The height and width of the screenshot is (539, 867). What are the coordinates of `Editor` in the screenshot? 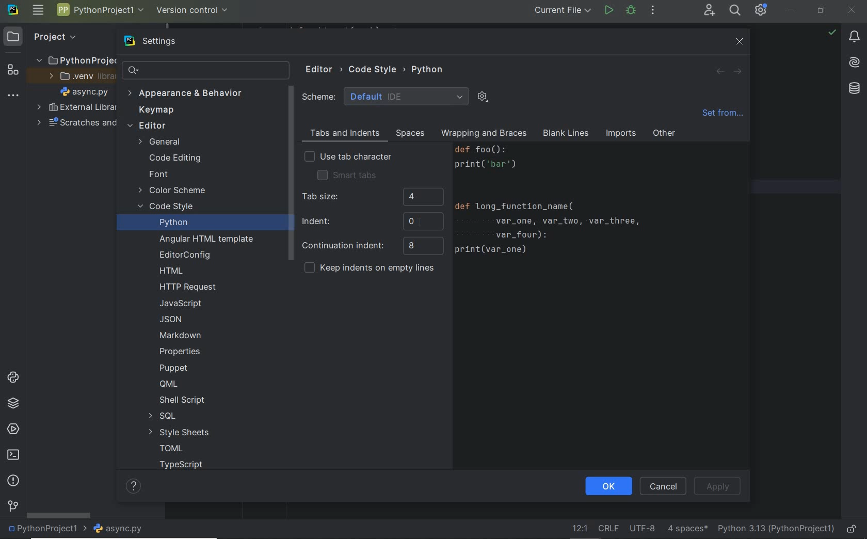 It's located at (324, 70).